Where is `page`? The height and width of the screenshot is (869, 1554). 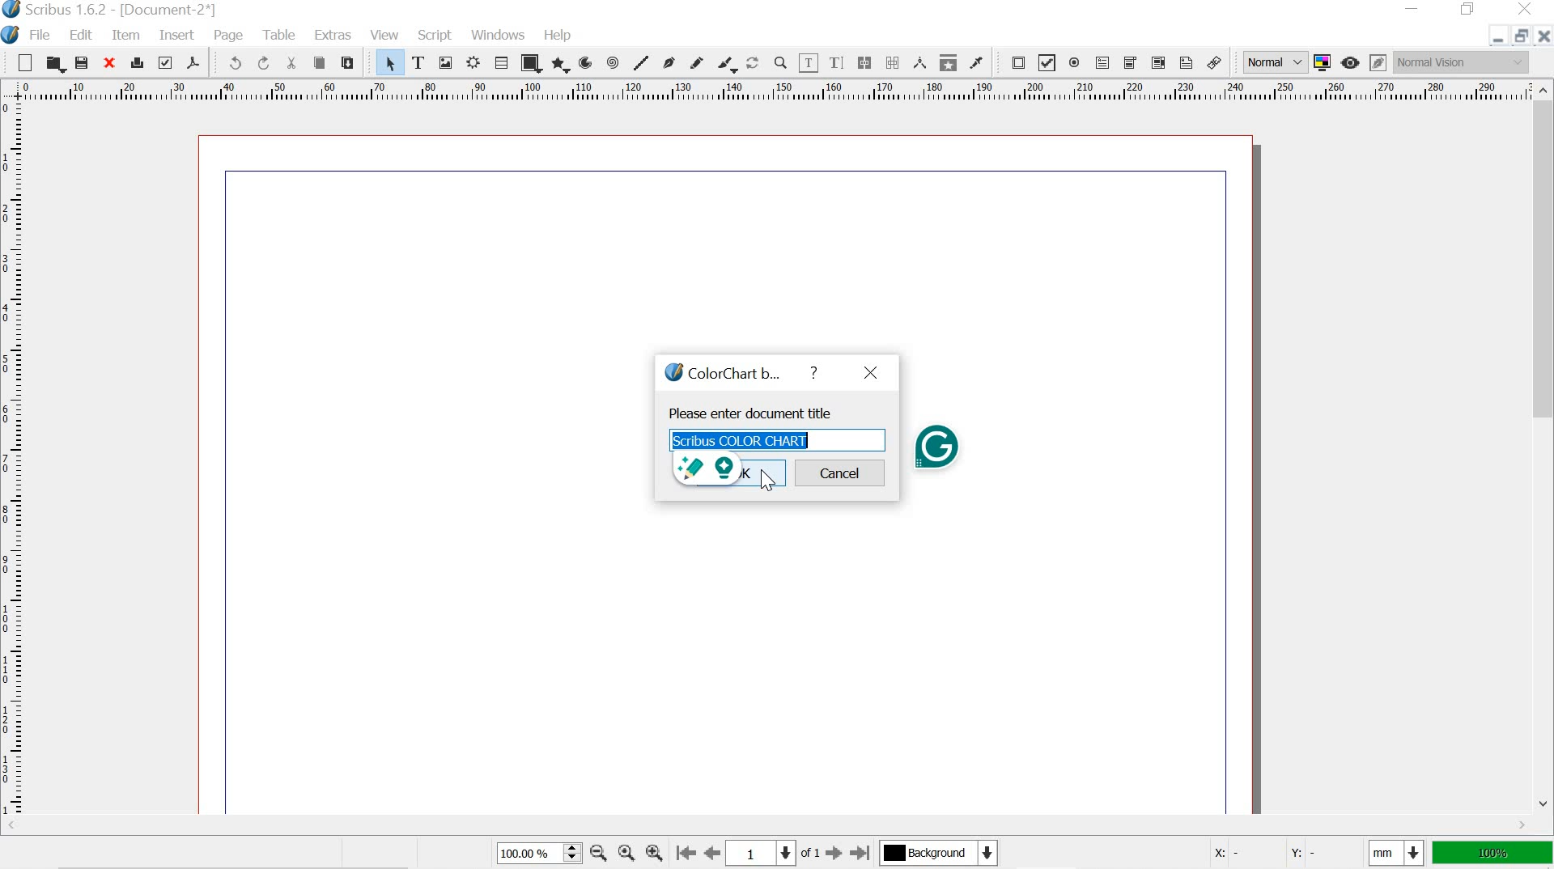 page is located at coordinates (232, 36).